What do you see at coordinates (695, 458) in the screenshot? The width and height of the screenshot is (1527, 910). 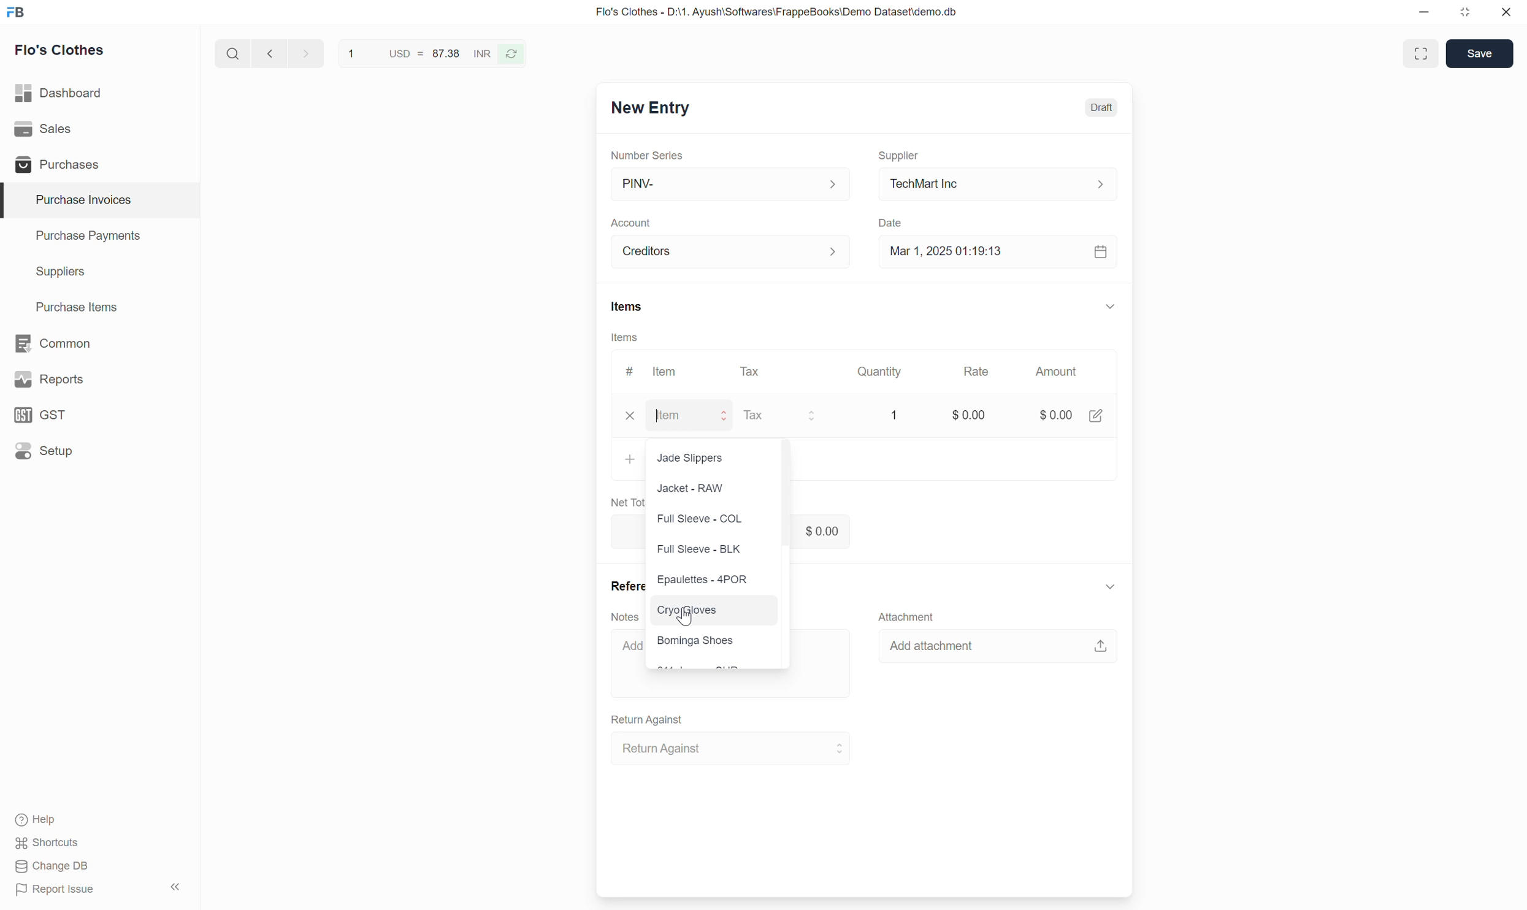 I see `Jade Slippers` at bounding box center [695, 458].